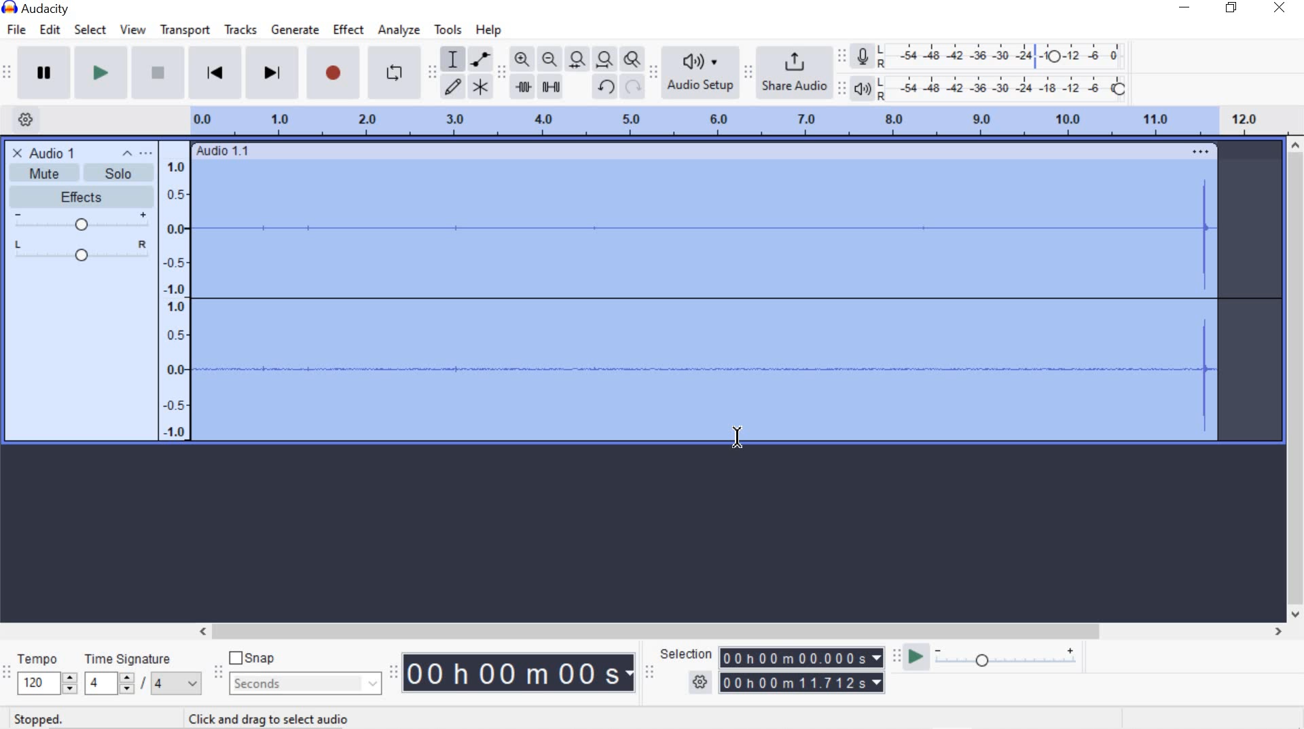 Image resolution: width=1304 pixels, height=729 pixels. I want to click on Play, so click(101, 74).